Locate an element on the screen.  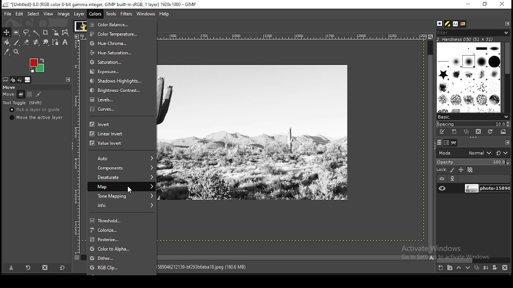
save tool preset is located at coordinates (10, 268).